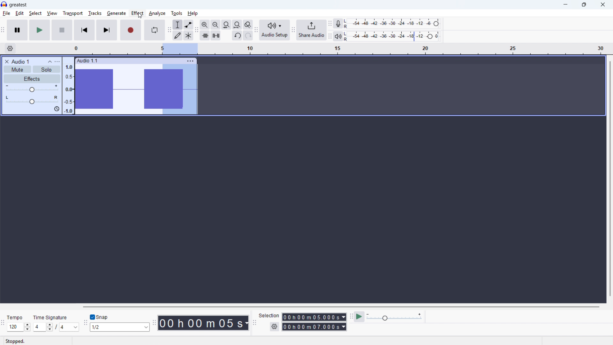 The height and width of the screenshot is (345, 613). Describe the element at coordinates (137, 13) in the screenshot. I see `effect` at that location.